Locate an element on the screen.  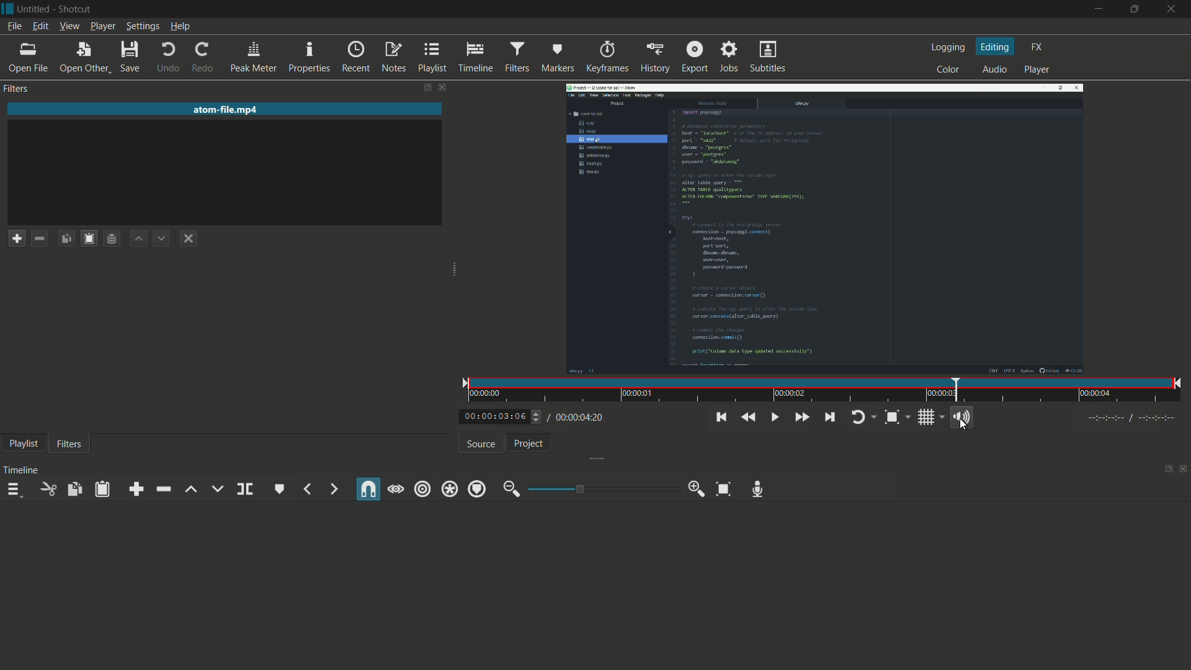
move filter down is located at coordinates (162, 239).